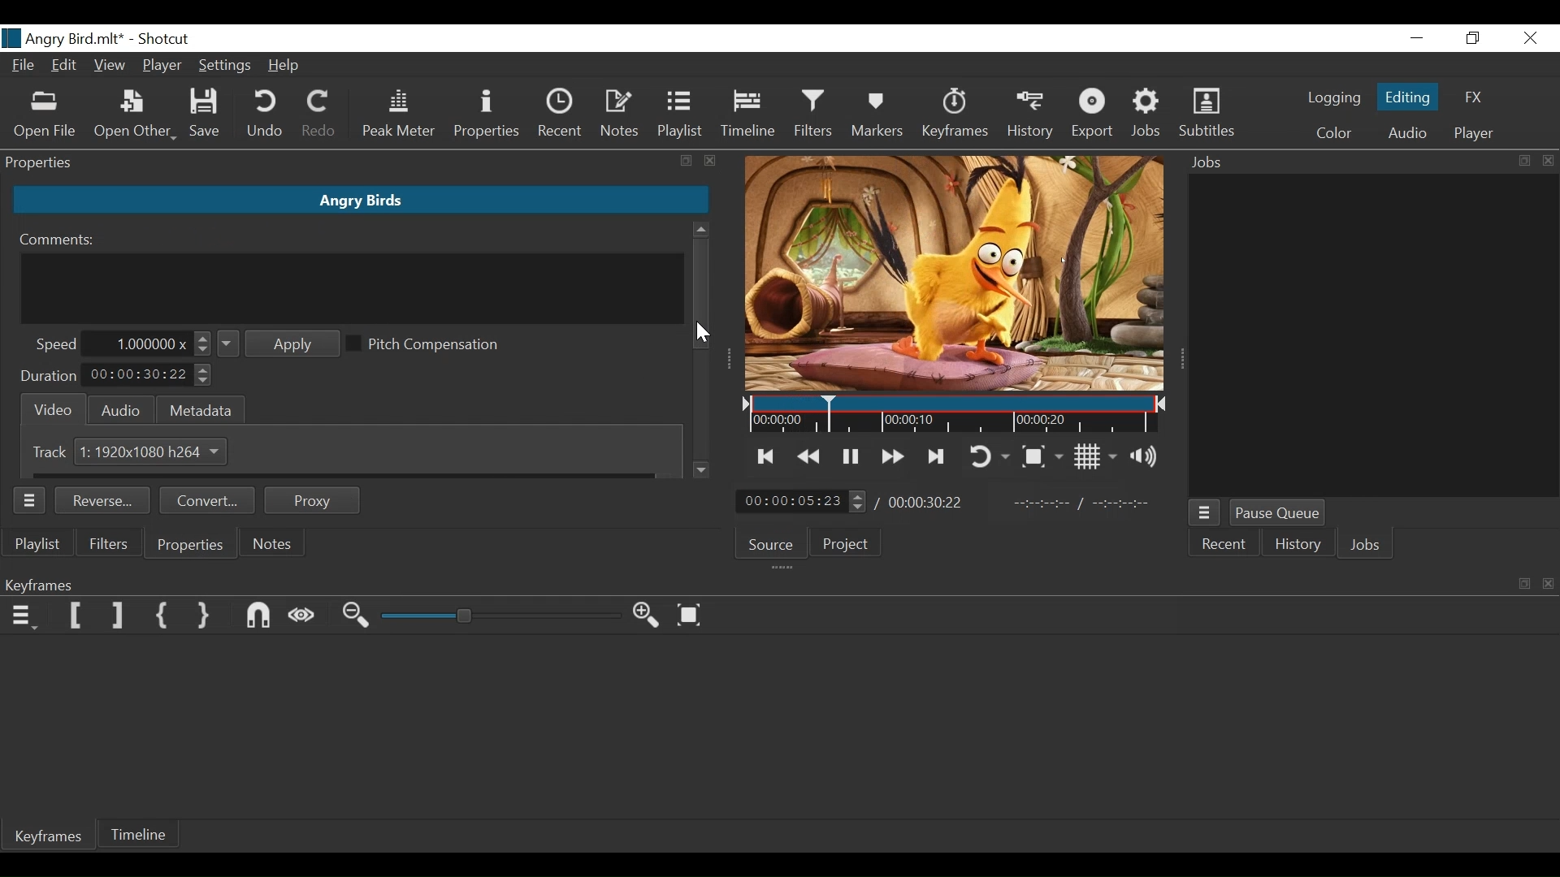 Image resolution: width=1560 pixels, height=877 pixels. Describe the element at coordinates (204, 410) in the screenshot. I see `Metadat` at that location.